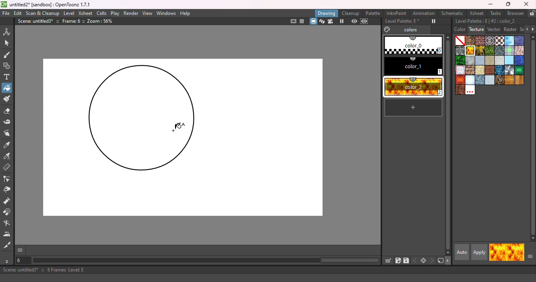 The image size is (536, 282). What do you see at coordinates (388, 260) in the screenshot?
I see `click & drag palette into studio palette` at bounding box center [388, 260].